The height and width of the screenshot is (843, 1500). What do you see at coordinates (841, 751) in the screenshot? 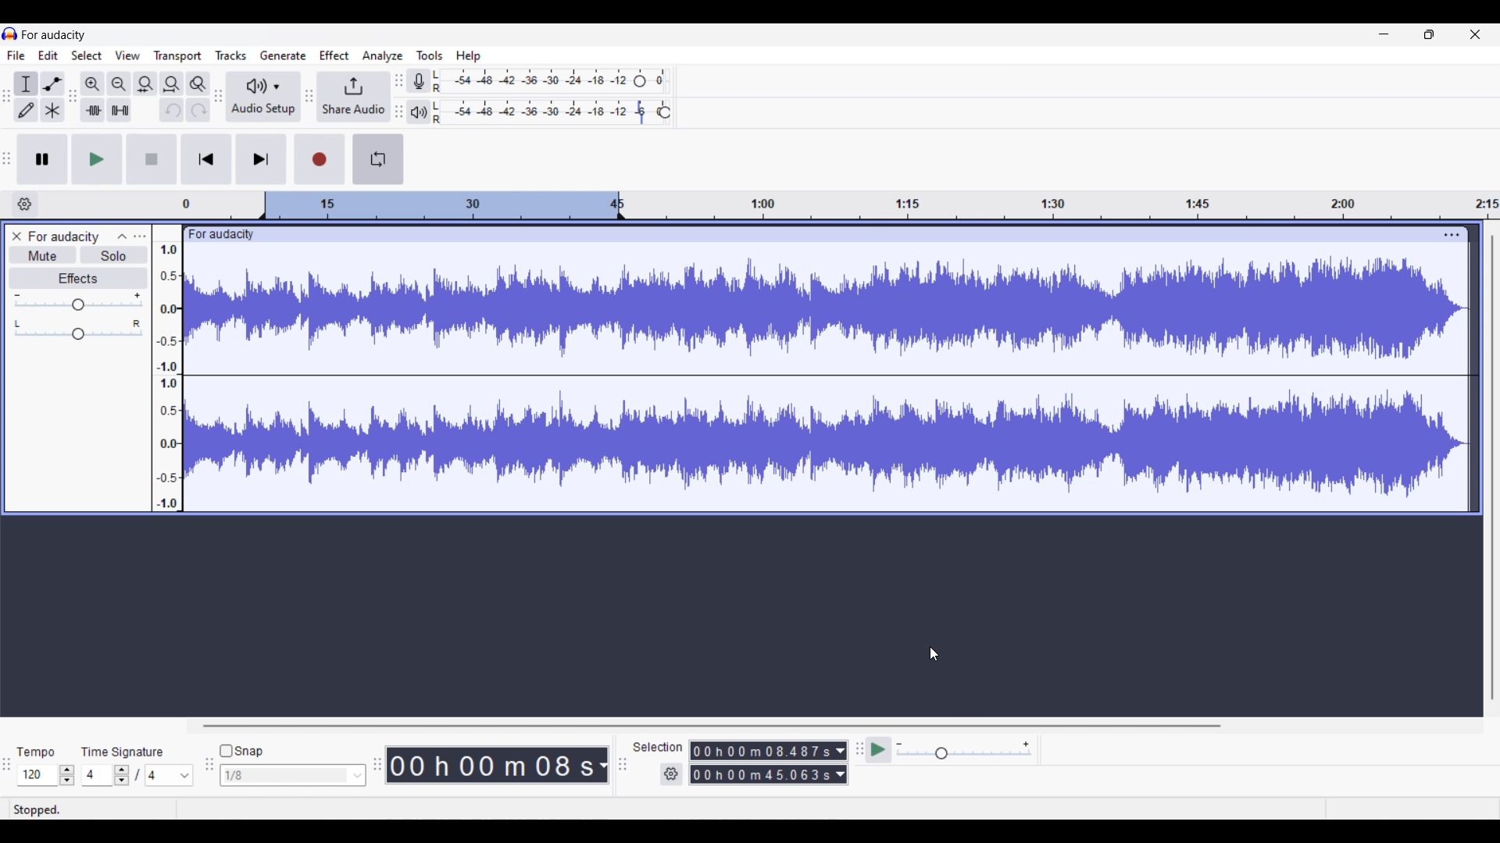
I see `Duration measurement` at bounding box center [841, 751].